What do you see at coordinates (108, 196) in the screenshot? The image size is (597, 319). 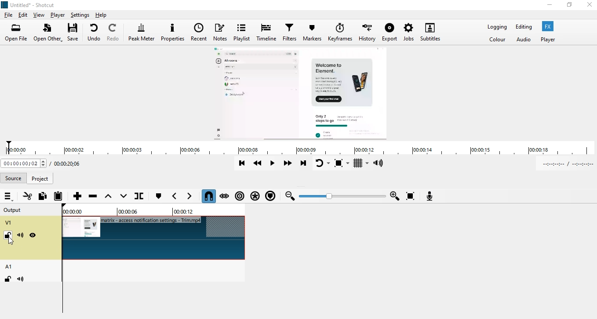 I see `Lift` at bounding box center [108, 196].